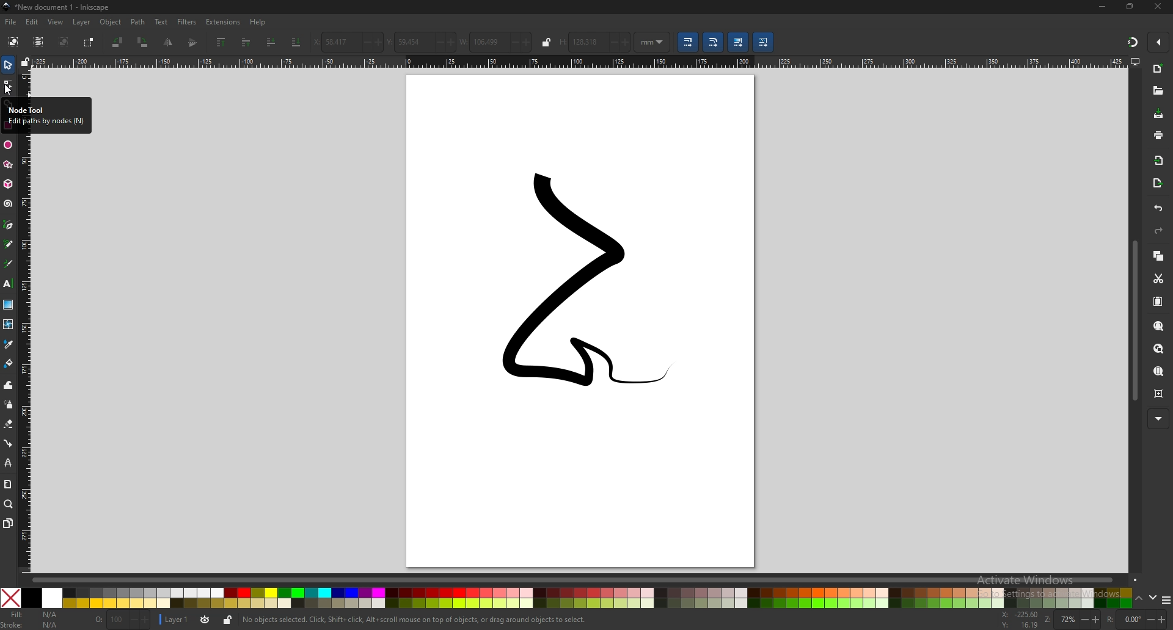 This screenshot has width=1173, height=630. What do you see at coordinates (1159, 209) in the screenshot?
I see `undo` at bounding box center [1159, 209].